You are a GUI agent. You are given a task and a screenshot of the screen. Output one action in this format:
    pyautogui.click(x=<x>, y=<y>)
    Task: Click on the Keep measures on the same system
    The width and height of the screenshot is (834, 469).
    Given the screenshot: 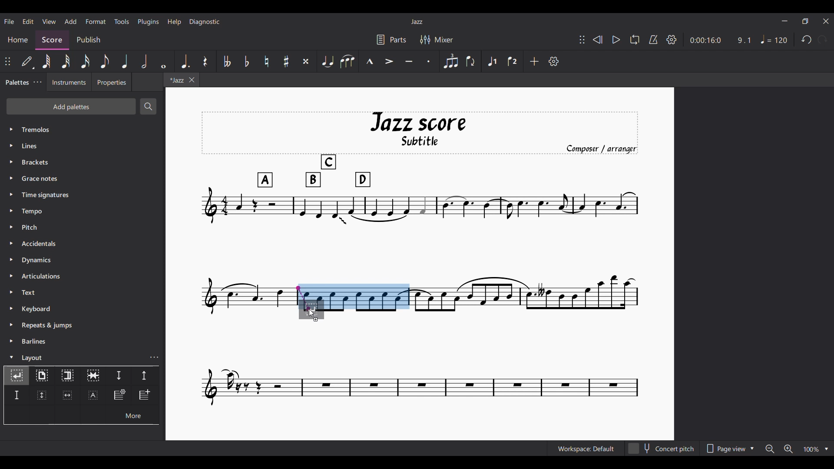 What is the action you would take?
    pyautogui.click(x=93, y=376)
    